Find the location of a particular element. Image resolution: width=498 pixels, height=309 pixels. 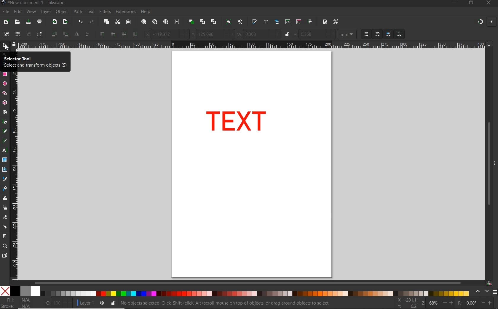

OPEN DOCUMENT PROPERTIES is located at coordinates (325, 22).